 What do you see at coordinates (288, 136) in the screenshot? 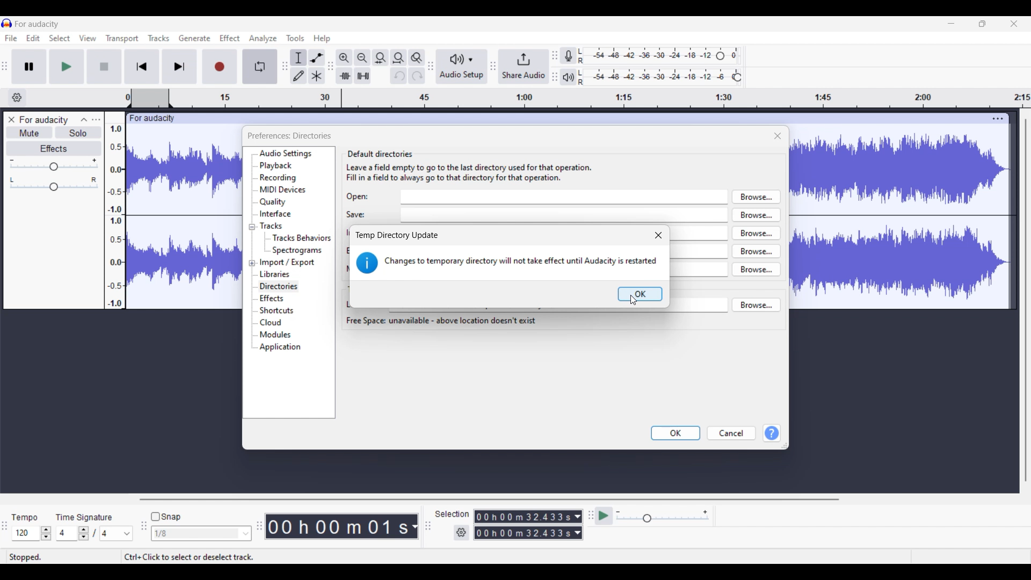
I see `preferences: directories` at bounding box center [288, 136].